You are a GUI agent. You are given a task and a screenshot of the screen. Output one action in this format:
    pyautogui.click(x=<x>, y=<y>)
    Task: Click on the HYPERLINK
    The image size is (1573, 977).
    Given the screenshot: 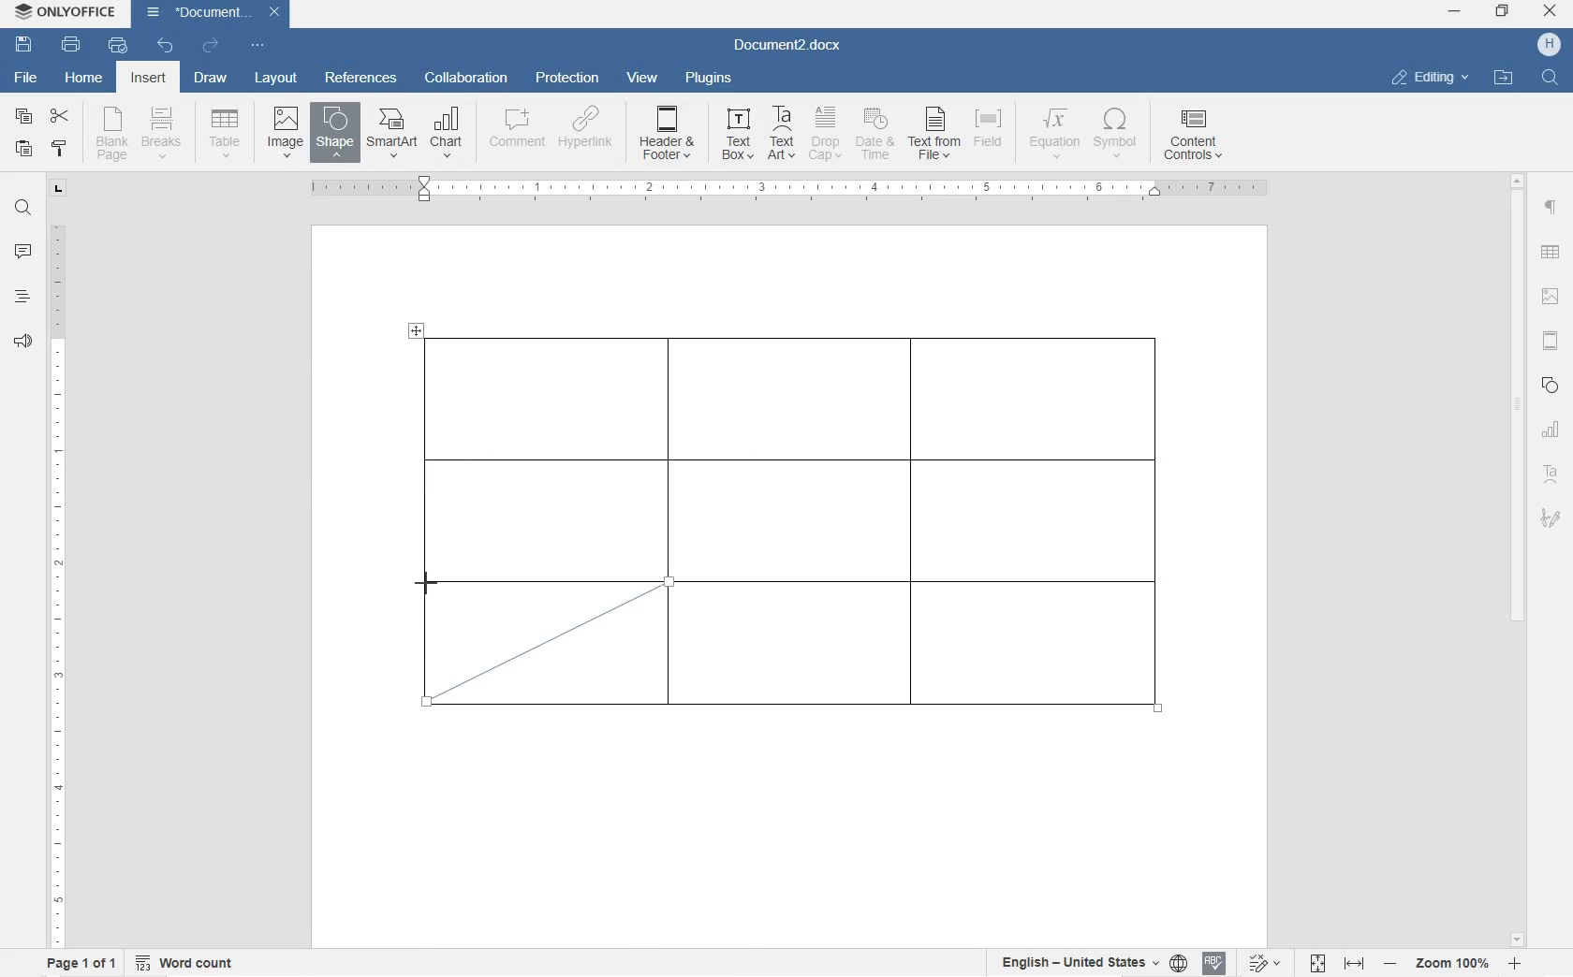 What is the action you would take?
    pyautogui.click(x=586, y=134)
    